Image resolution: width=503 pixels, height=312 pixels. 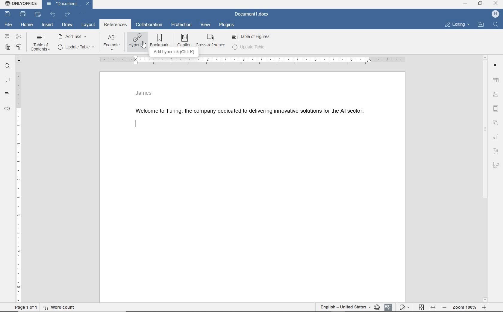 I want to click on undo, so click(x=53, y=15).